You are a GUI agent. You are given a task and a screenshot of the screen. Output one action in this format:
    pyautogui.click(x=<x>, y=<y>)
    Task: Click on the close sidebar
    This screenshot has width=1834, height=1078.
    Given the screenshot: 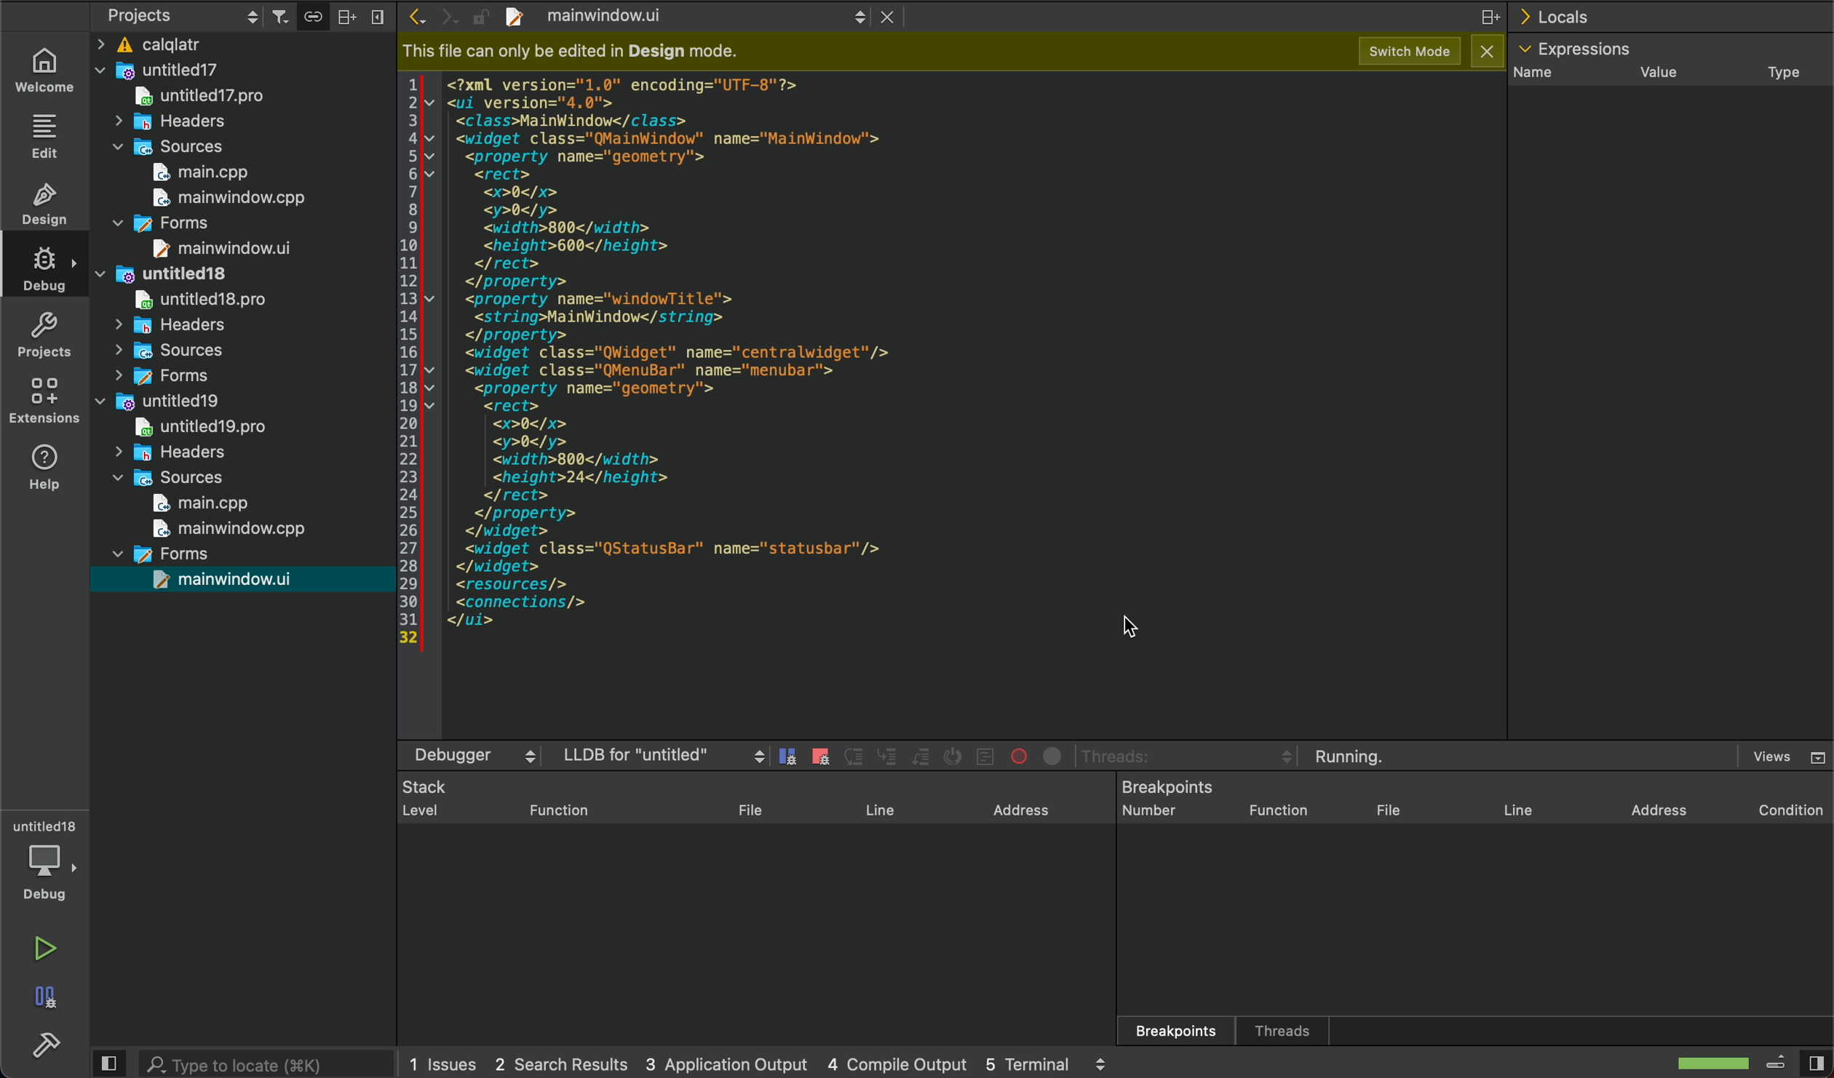 What is the action you would take?
    pyautogui.click(x=1796, y=1061)
    